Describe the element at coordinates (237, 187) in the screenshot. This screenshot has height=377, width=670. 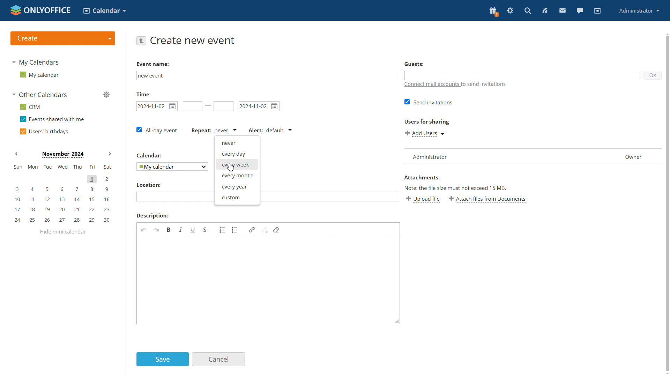
I see `every year` at that location.